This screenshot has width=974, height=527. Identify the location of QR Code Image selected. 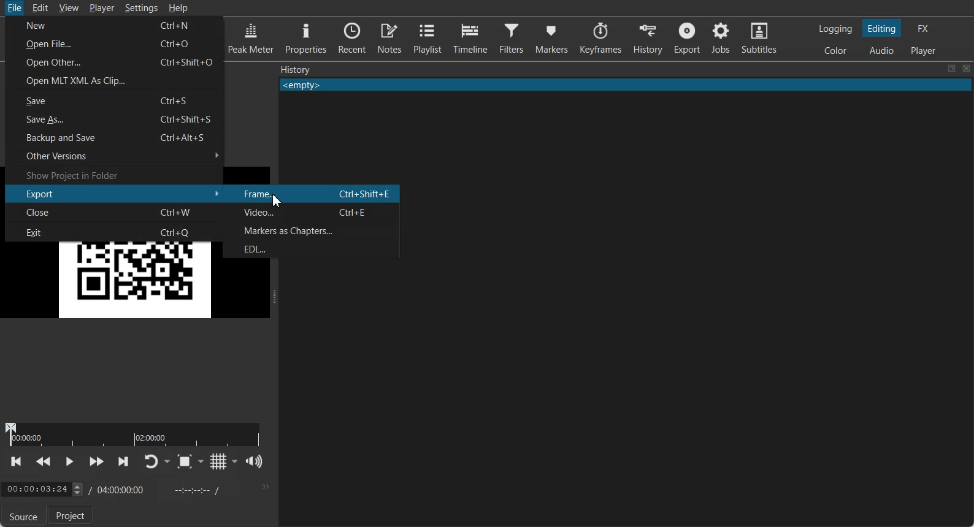
(115, 280).